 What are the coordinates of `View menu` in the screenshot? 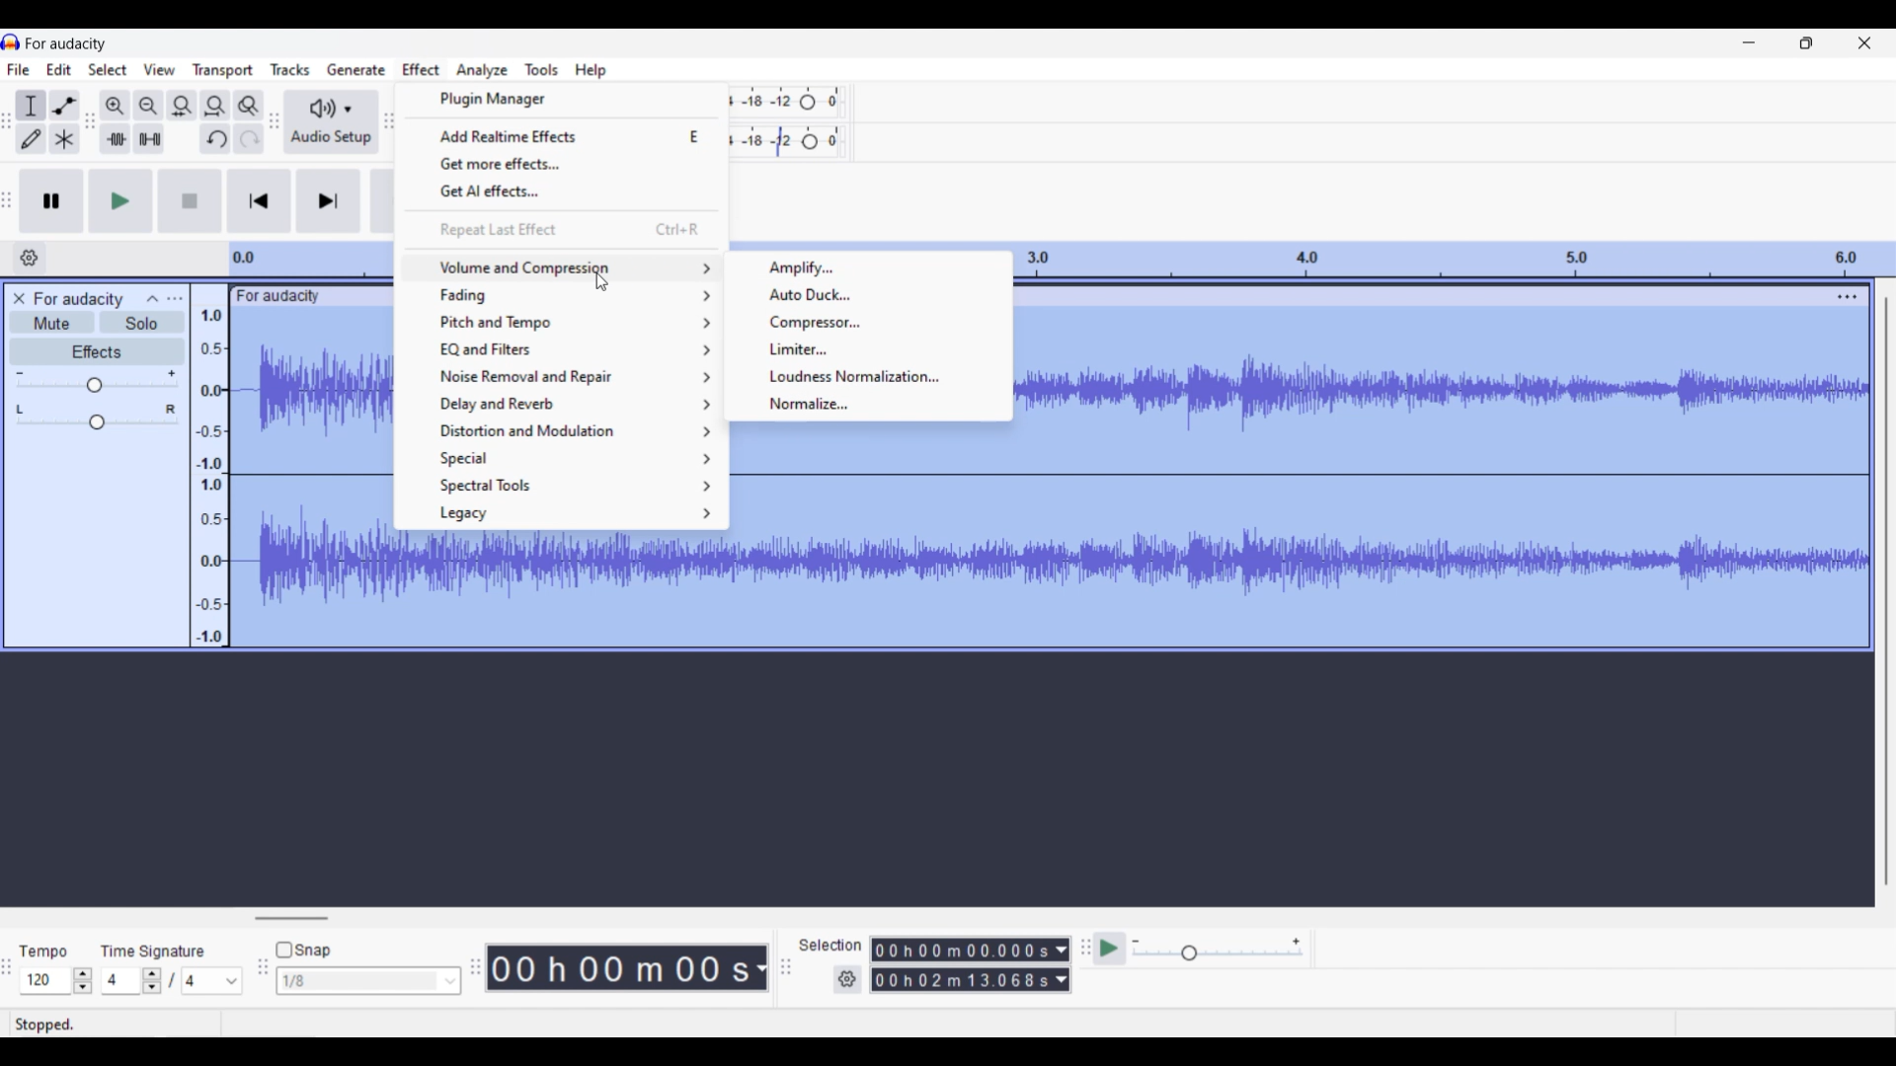 It's located at (159, 69).